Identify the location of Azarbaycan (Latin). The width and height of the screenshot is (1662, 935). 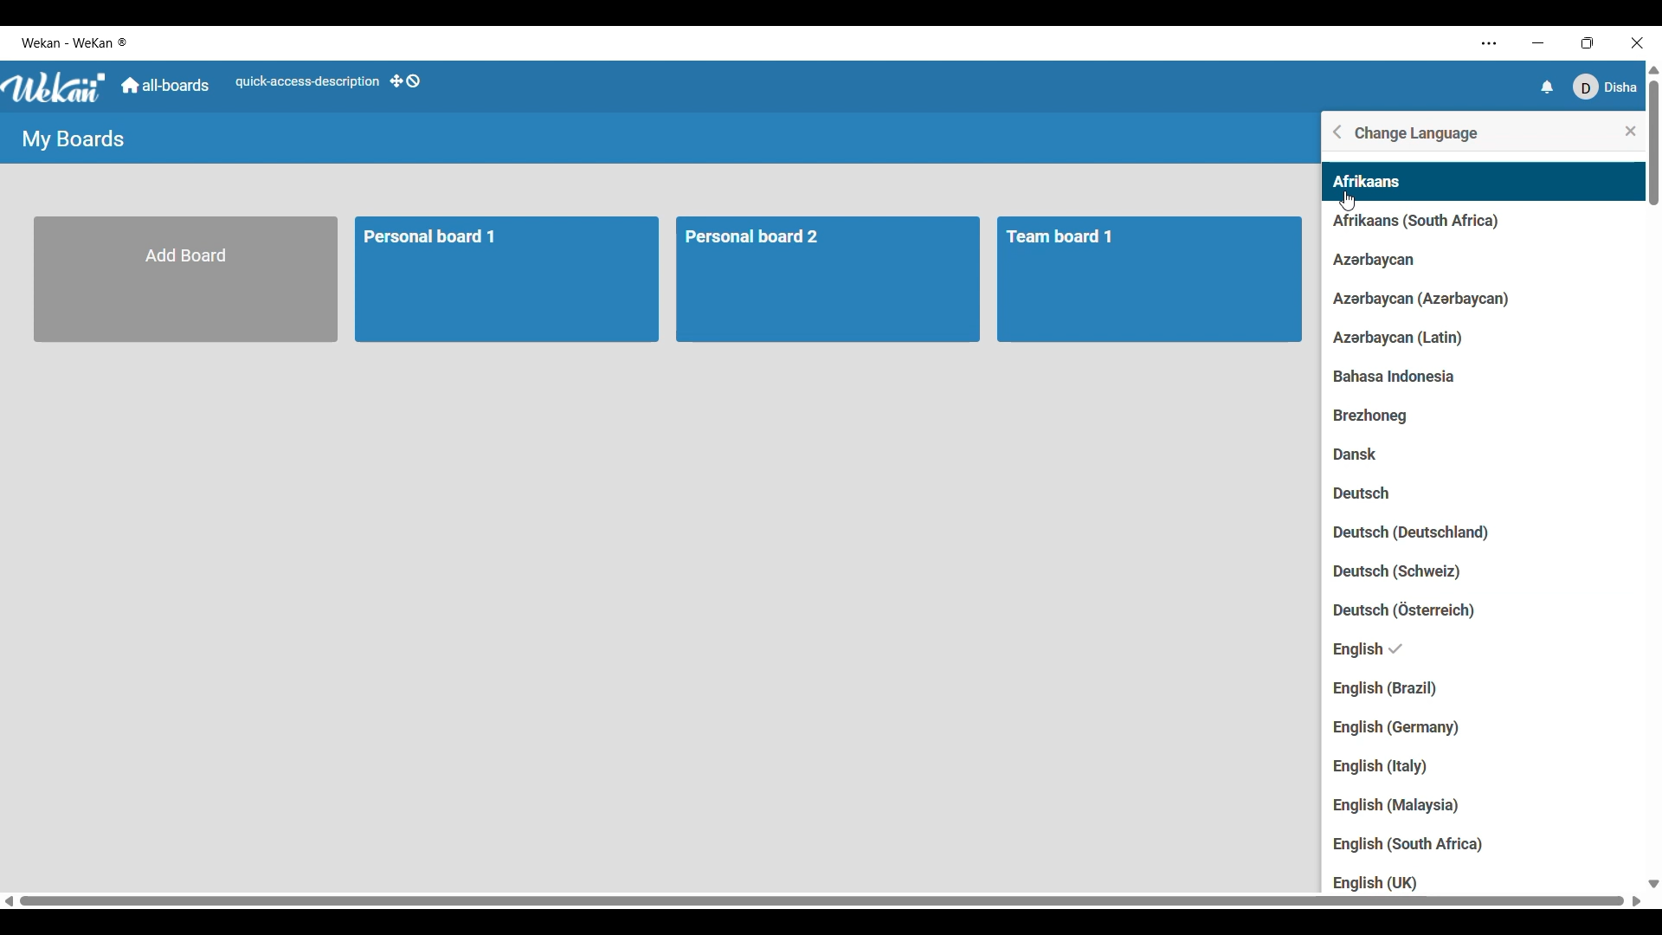
(1401, 340).